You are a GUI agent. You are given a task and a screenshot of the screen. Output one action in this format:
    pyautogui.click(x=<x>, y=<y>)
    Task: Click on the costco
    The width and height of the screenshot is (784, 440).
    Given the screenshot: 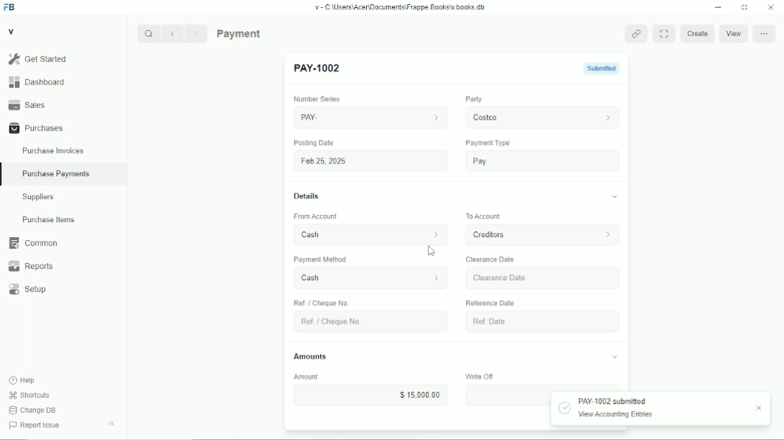 What is the action you would take?
    pyautogui.click(x=539, y=116)
    